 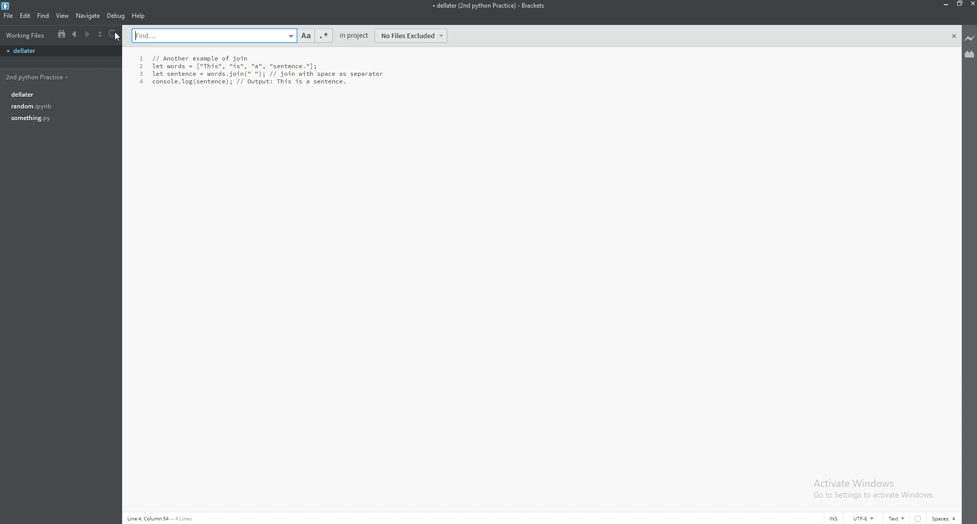 What do you see at coordinates (877, 487) in the screenshot?
I see `Activate Windows
Go to Settings to activate Windows.` at bounding box center [877, 487].